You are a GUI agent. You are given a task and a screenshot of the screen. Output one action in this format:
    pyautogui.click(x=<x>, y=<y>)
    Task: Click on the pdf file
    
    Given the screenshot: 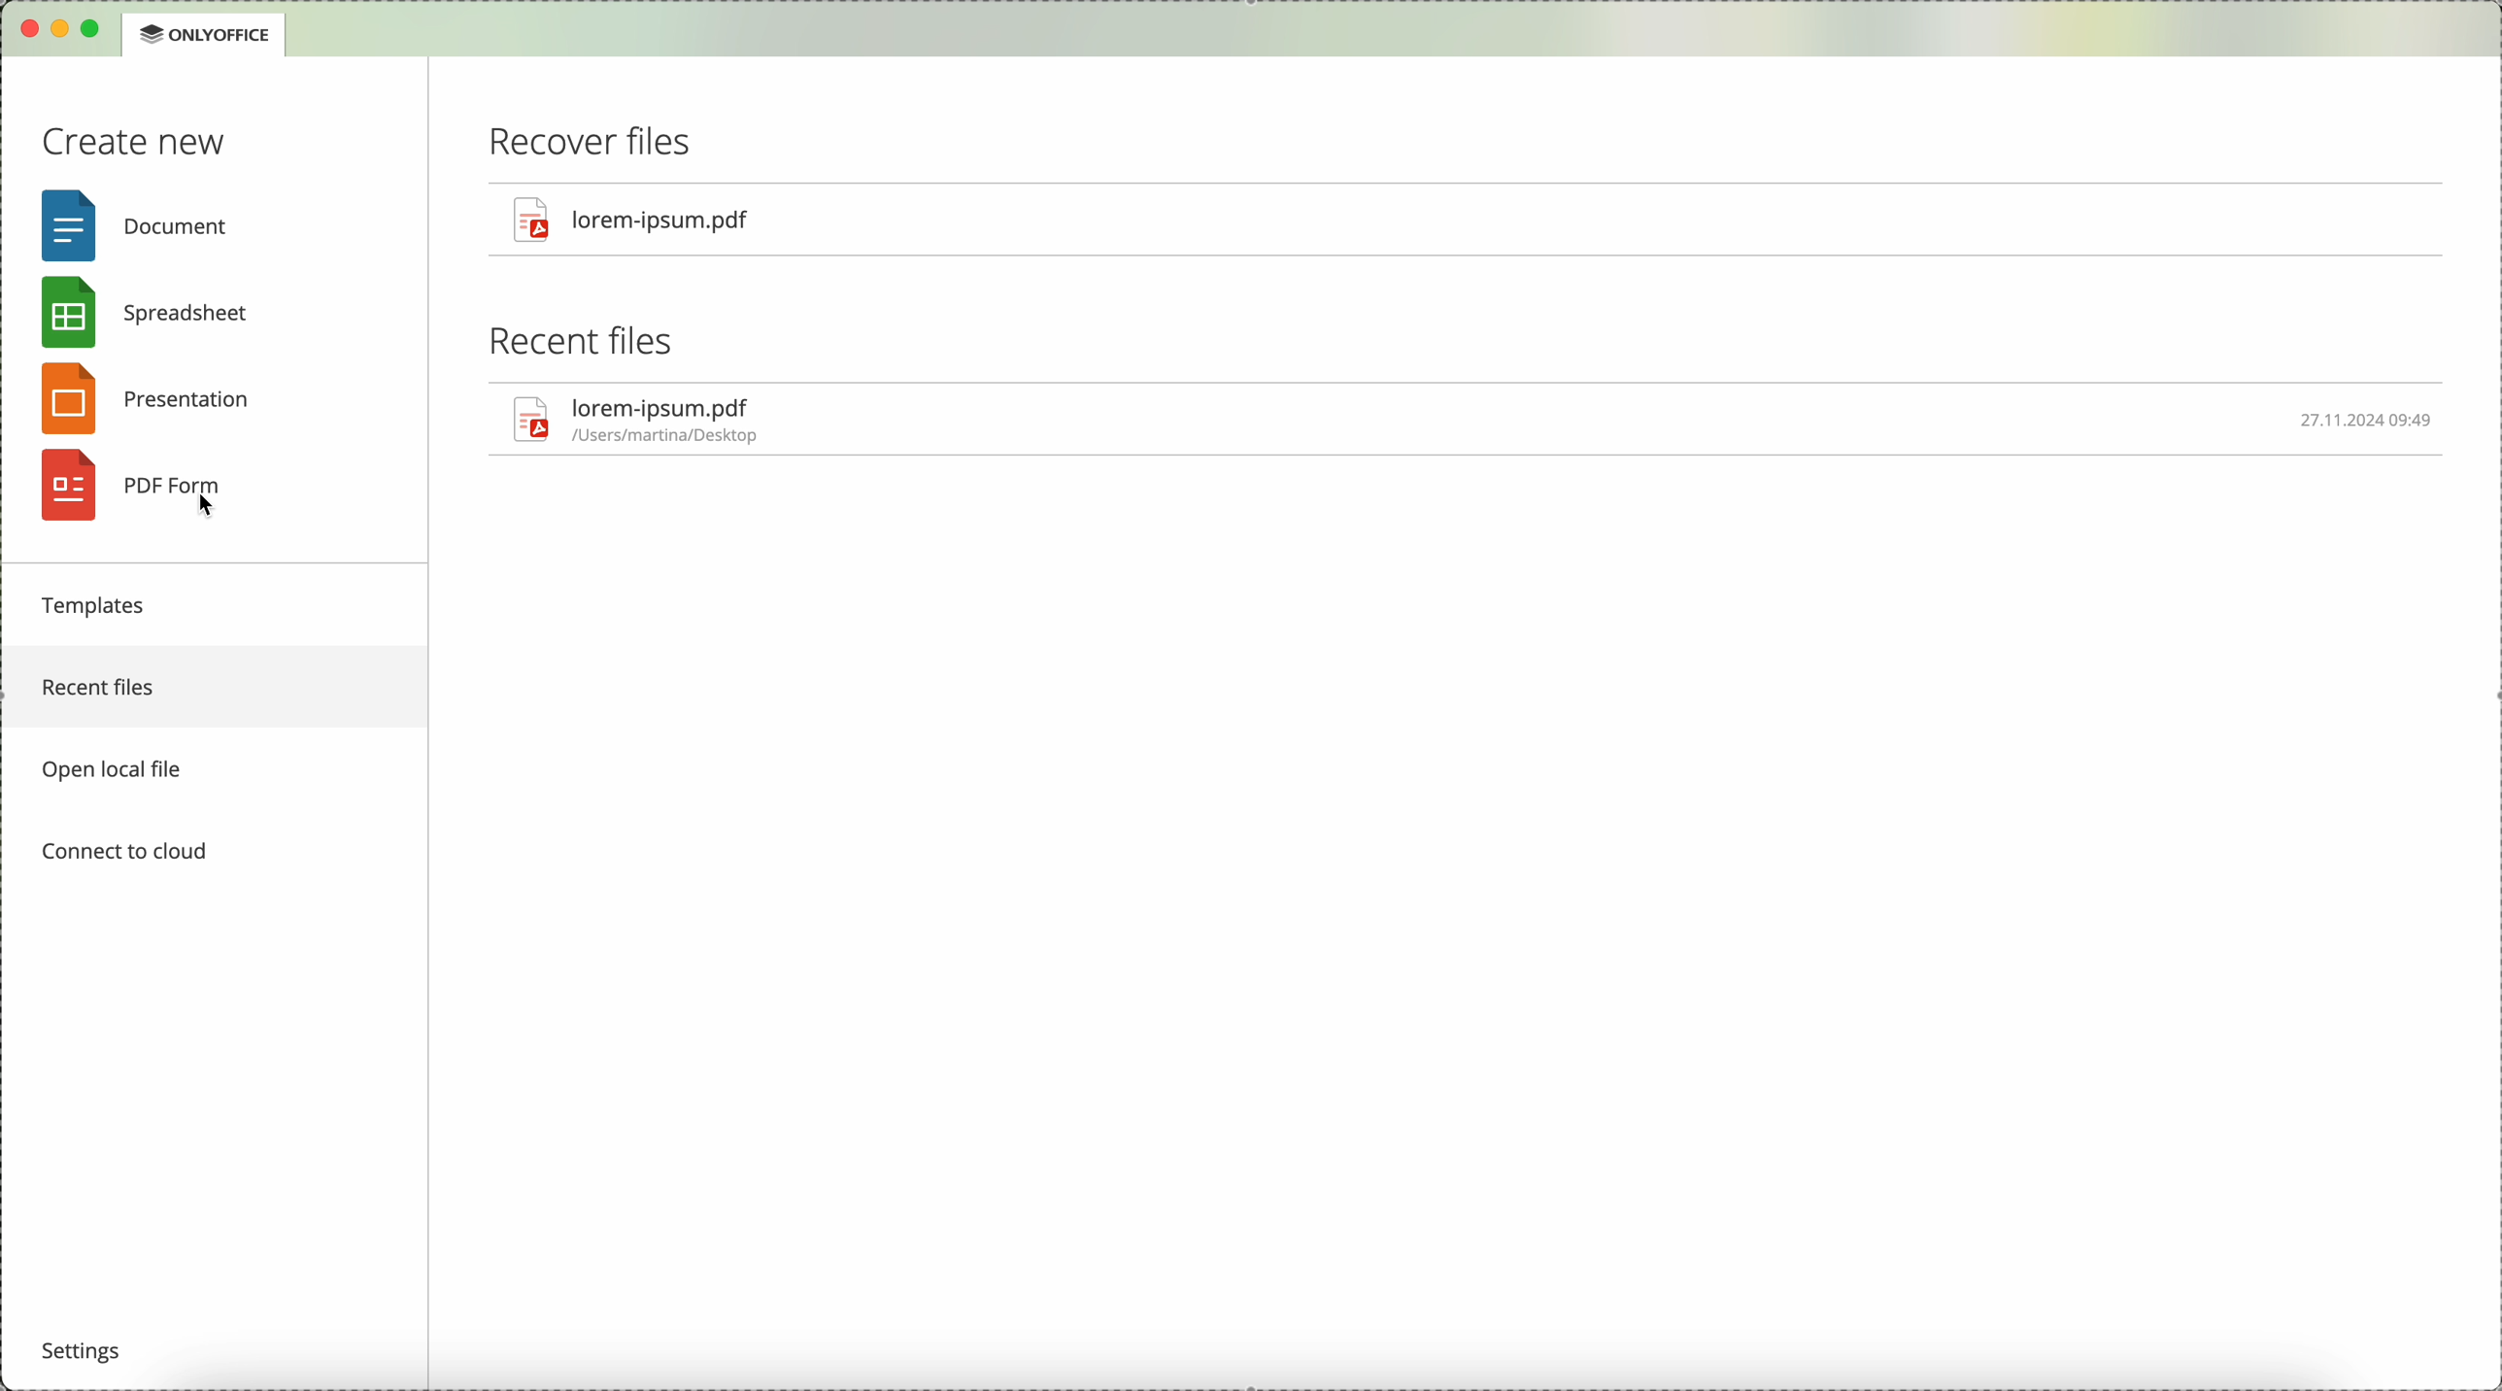 What is the action you would take?
    pyautogui.click(x=1476, y=421)
    